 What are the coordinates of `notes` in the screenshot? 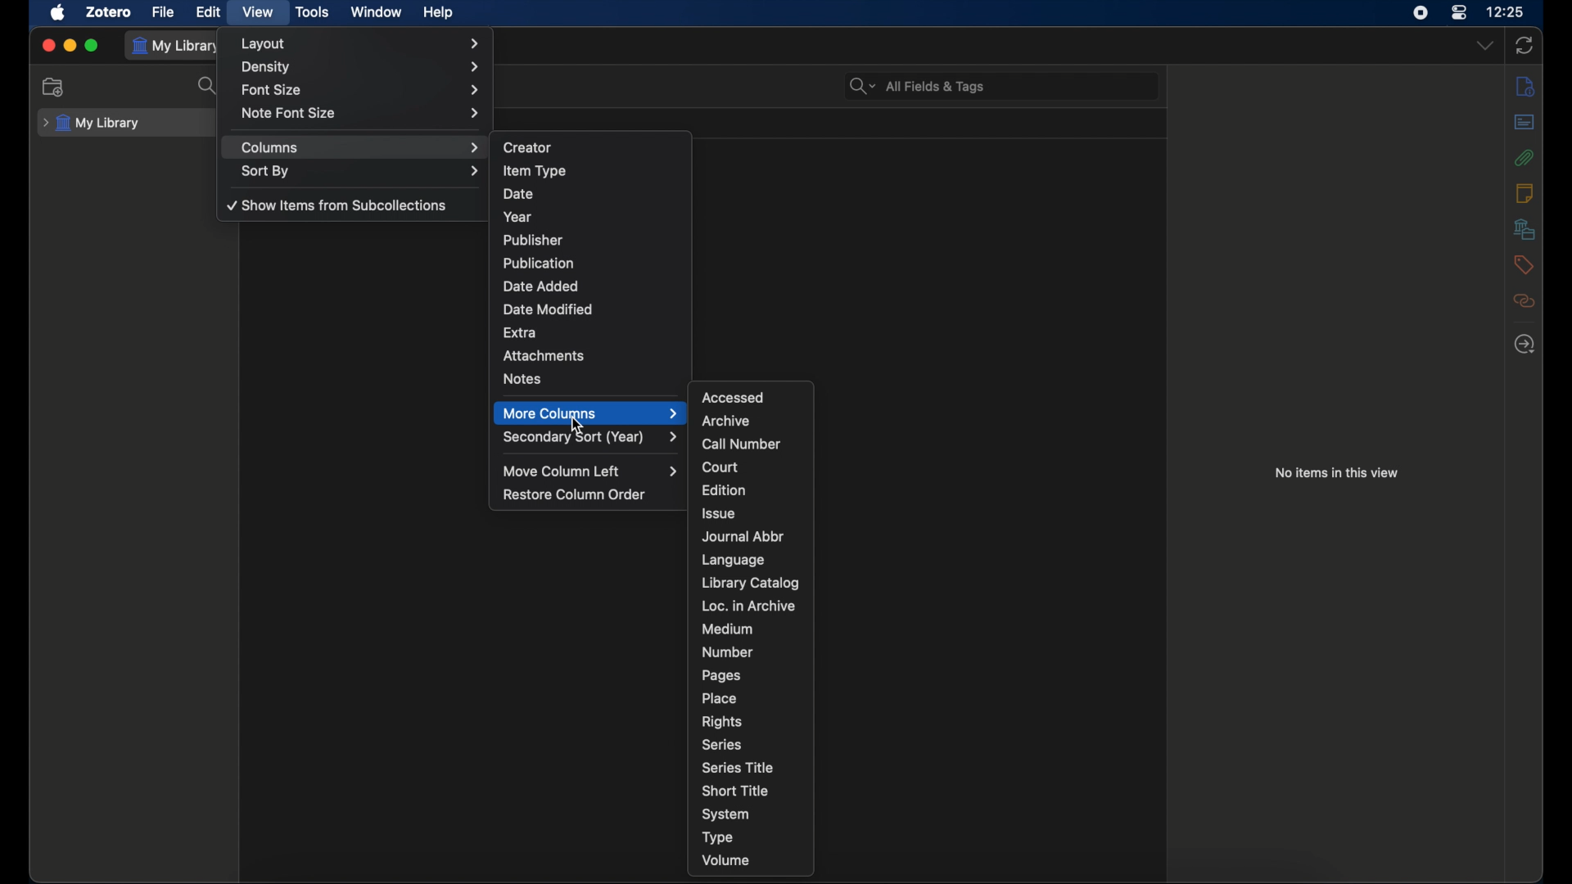 It's located at (524, 378).